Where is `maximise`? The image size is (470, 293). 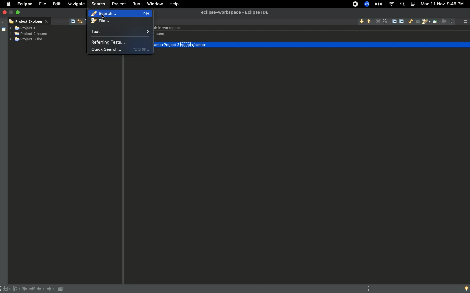 maximise is located at coordinates (465, 21).